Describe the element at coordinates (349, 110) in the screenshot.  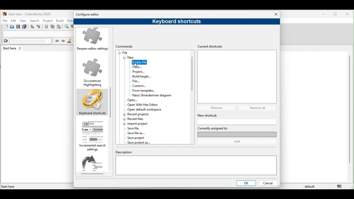
I see `vertical scroll bar` at that location.